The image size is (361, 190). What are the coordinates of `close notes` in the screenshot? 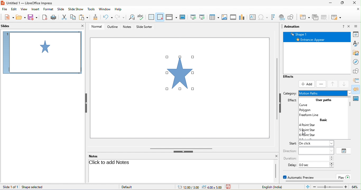 It's located at (276, 156).